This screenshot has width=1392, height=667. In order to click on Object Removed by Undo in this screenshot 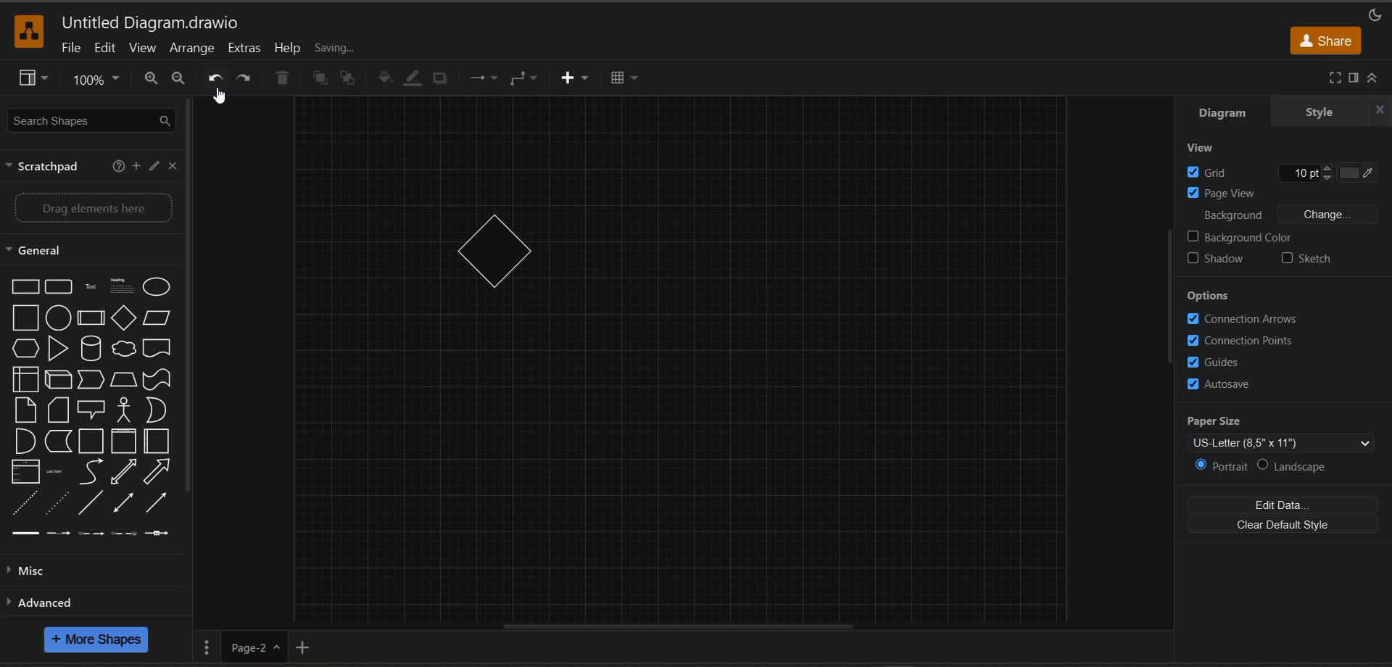, I will do `click(685, 360)`.